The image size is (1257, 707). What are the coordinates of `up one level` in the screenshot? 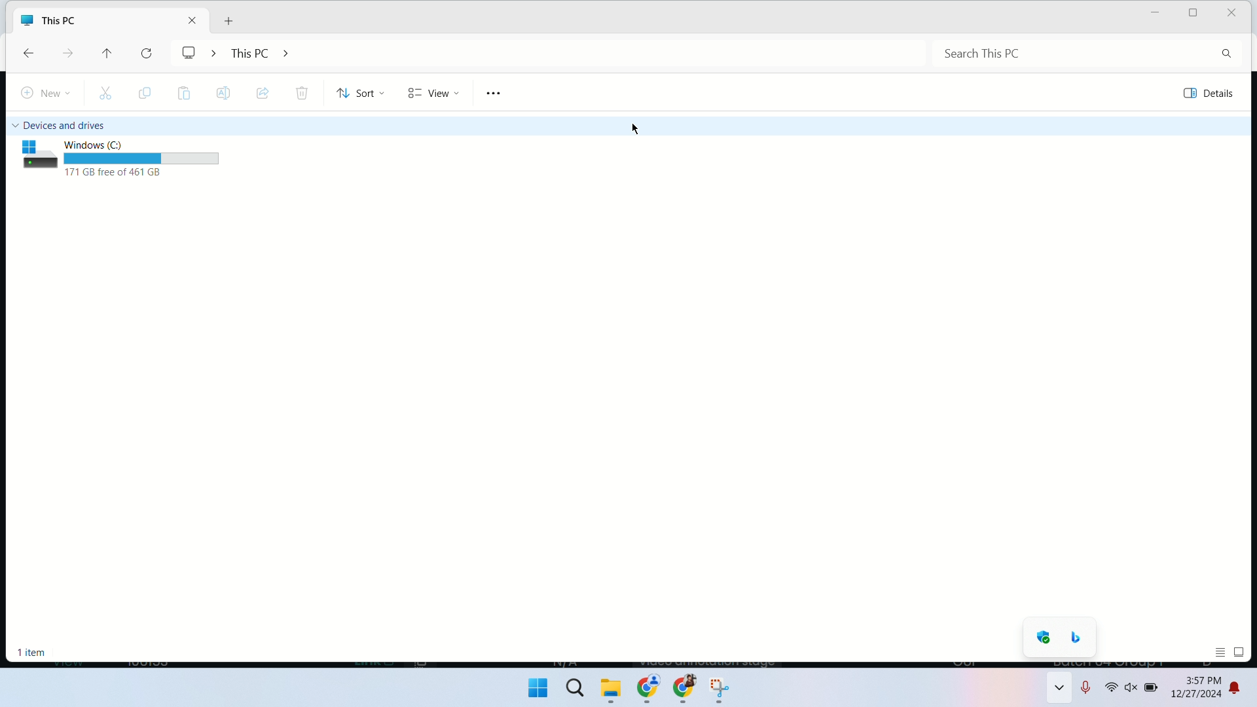 It's located at (109, 54).